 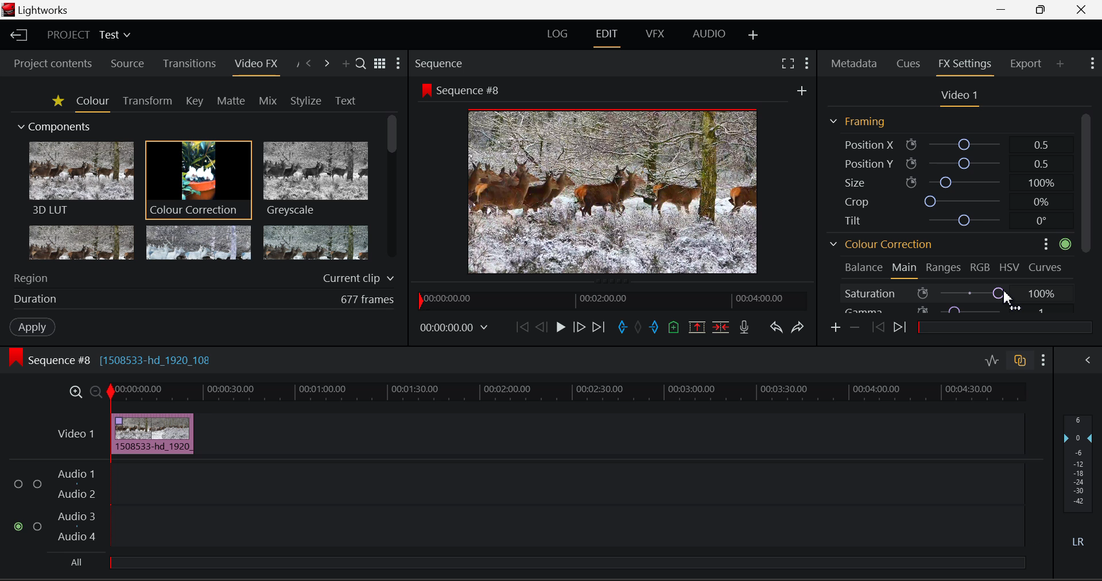 I want to click on Audio Input Checkbox, so click(x=37, y=483).